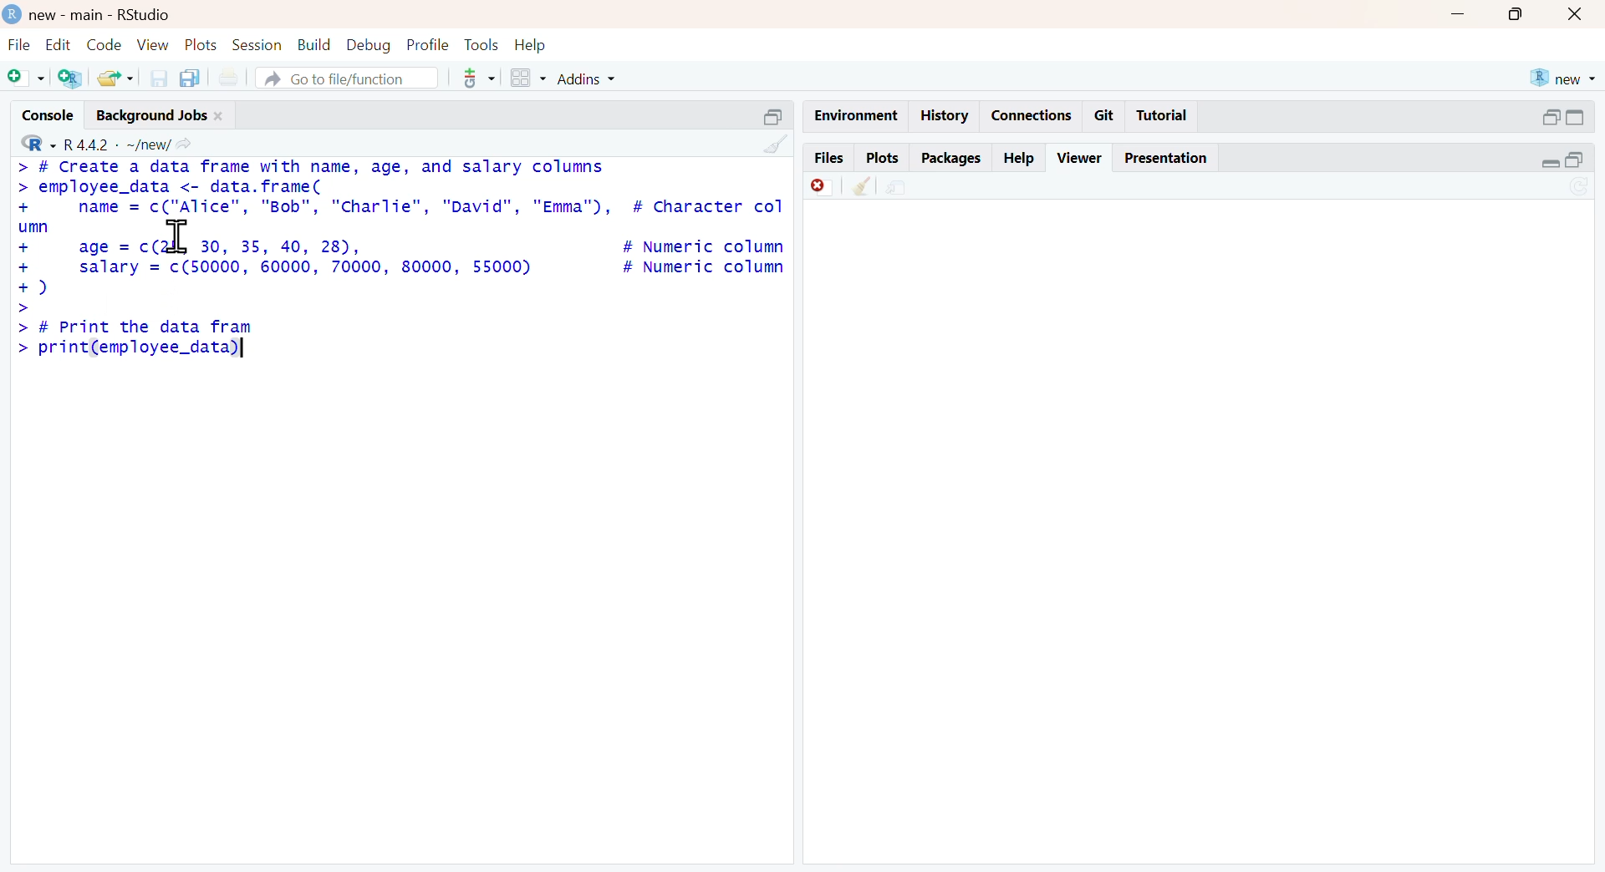 The height and width of the screenshot is (872, 1605). Describe the element at coordinates (1166, 158) in the screenshot. I see `Presentation` at that location.